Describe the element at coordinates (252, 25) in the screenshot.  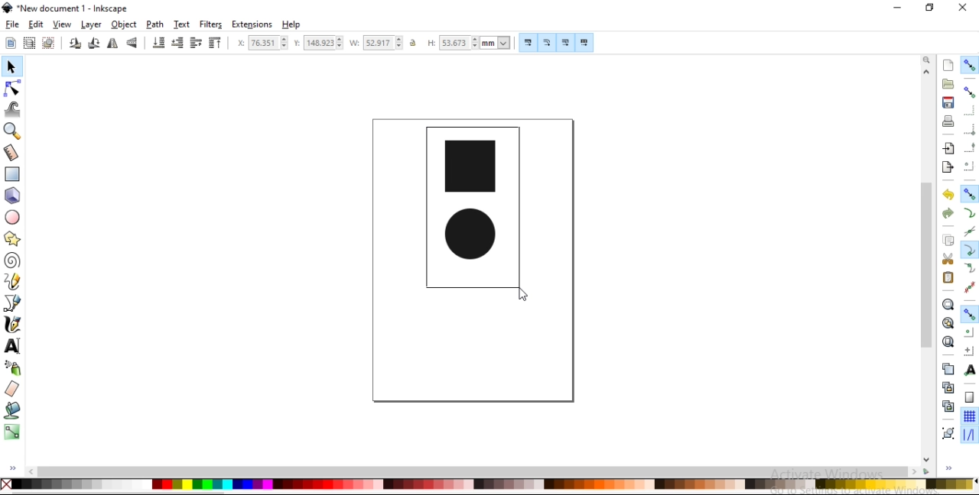
I see `extensions` at that location.